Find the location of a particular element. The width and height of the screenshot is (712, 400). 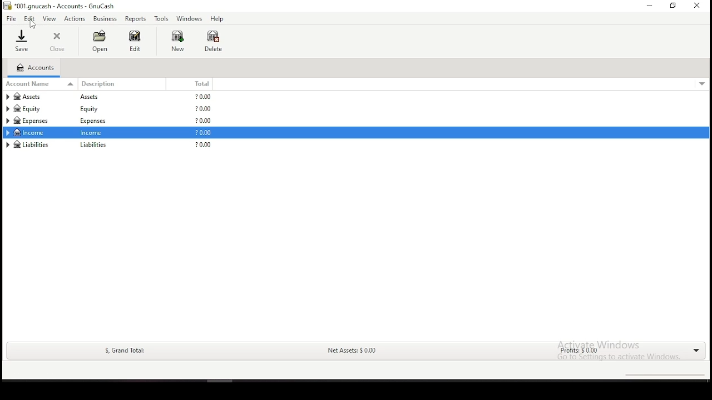

file is located at coordinates (11, 19).